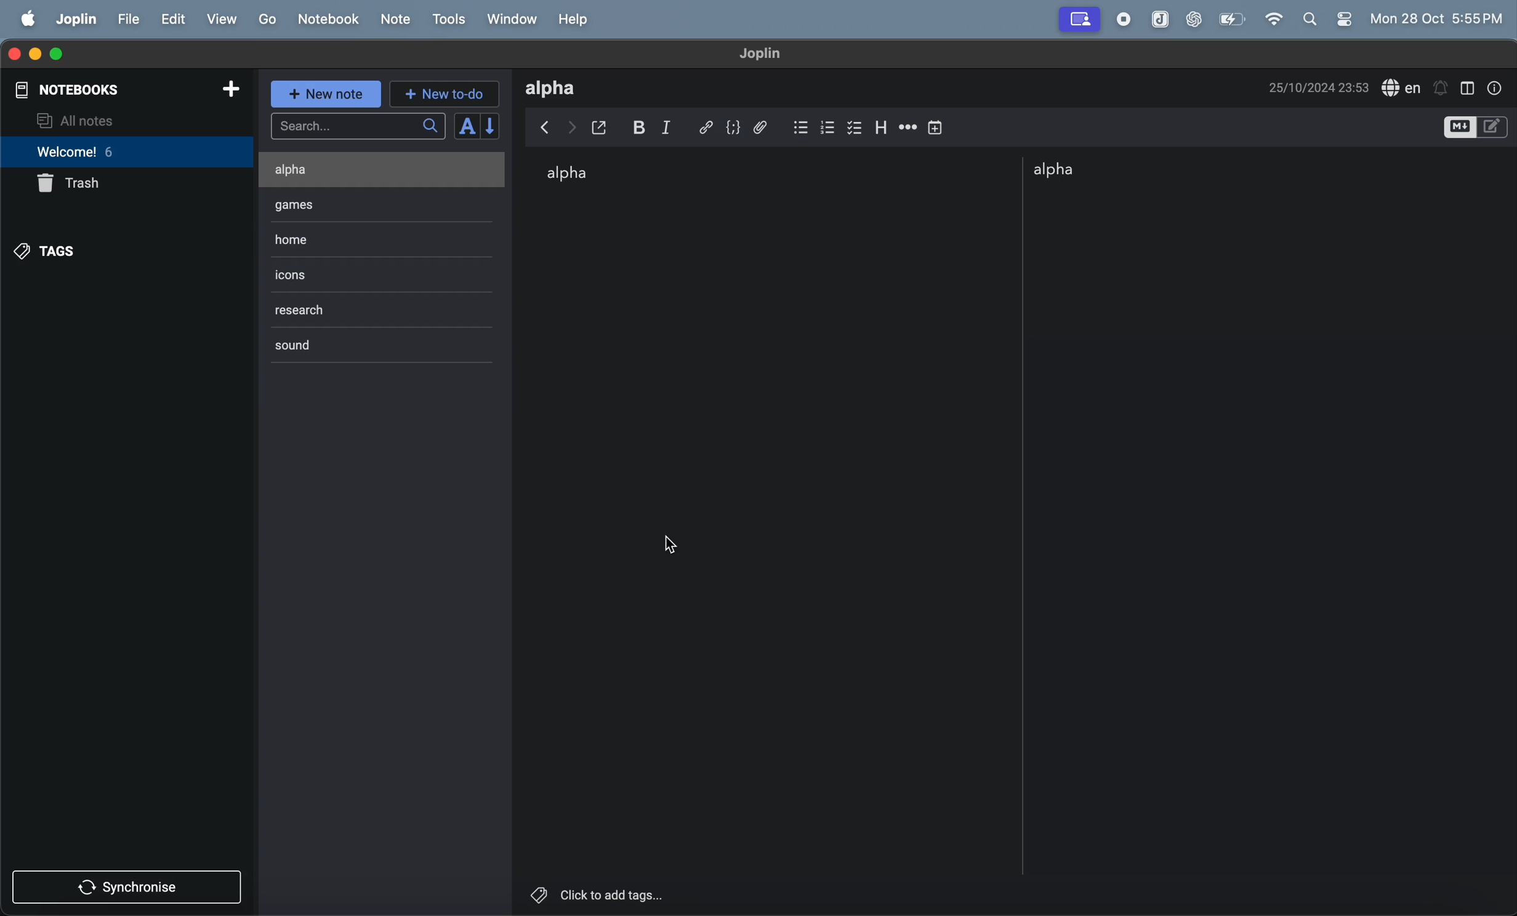 Image resolution: width=1517 pixels, height=916 pixels. Describe the element at coordinates (579, 175) in the screenshot. I see `alpha note` at that location.